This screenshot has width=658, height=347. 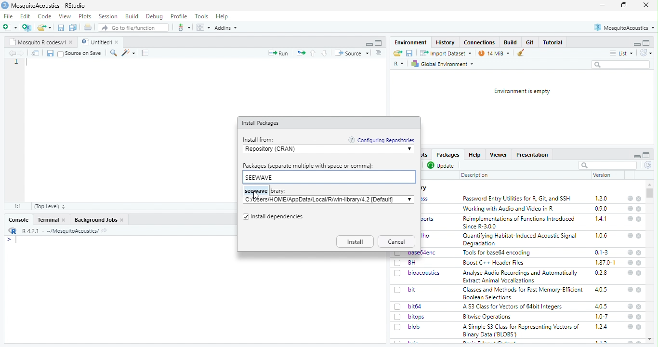 What do you see at coordinates (301, 53) in the screenshot?
I see `icon` at bounding box center [301, 53].